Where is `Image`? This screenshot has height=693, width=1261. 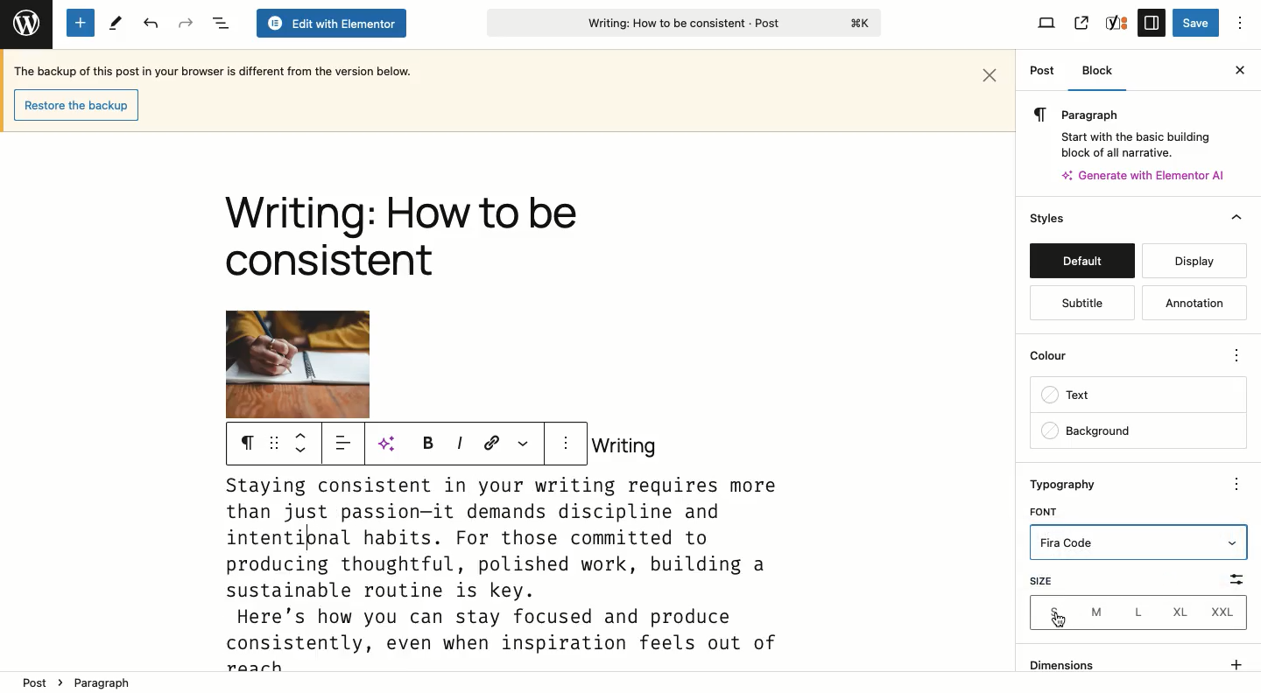
Image is located at coordinates (298, 364).